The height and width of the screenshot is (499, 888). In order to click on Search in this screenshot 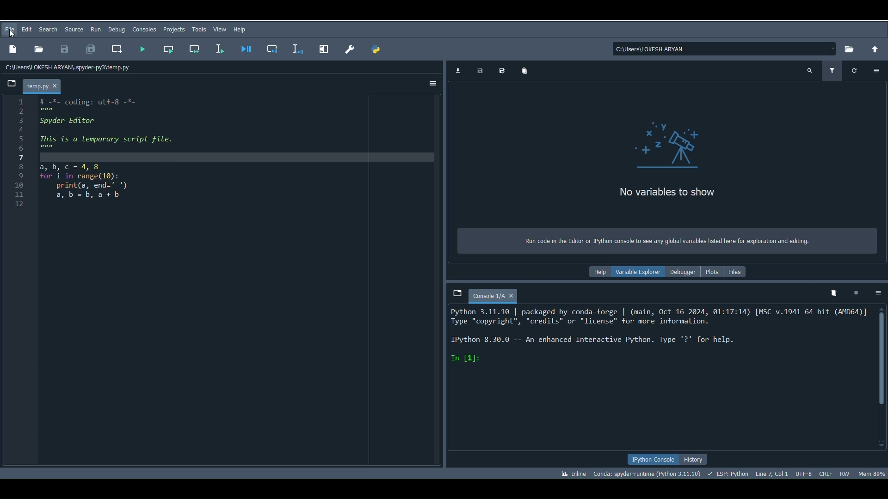, I will do `click(49, 30)`.